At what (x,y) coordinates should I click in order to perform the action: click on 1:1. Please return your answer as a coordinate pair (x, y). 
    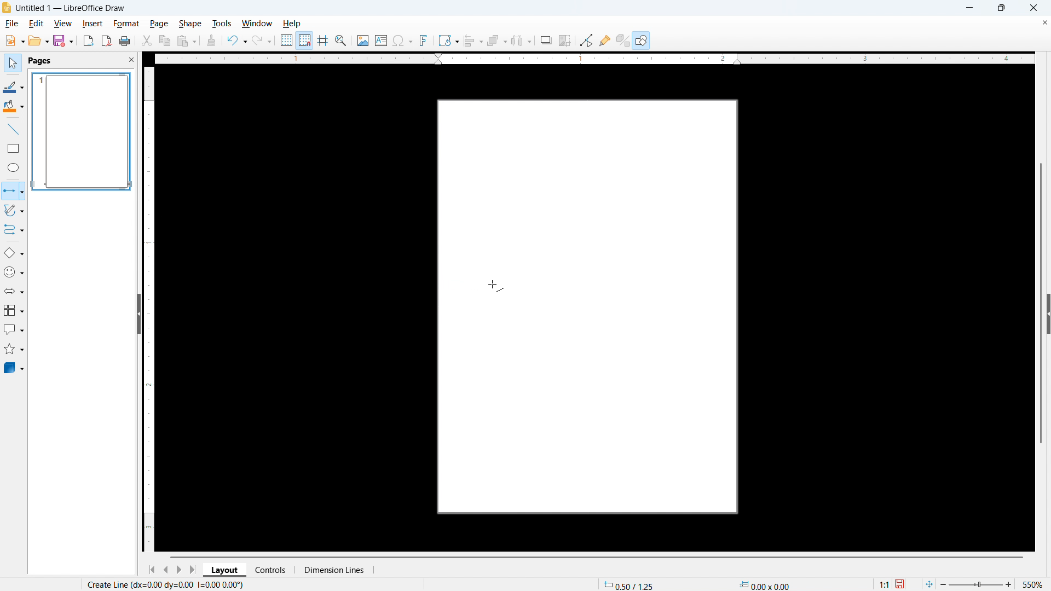
    Looking at the image, I should click on (879, 583).